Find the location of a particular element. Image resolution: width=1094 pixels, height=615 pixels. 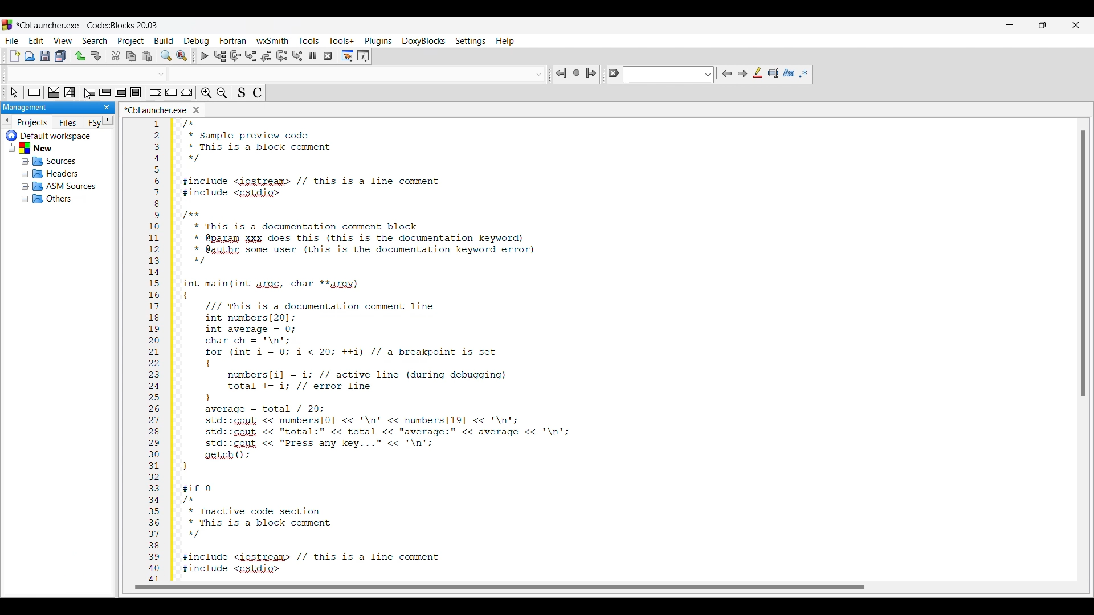

Build menu is located at coordinates (164, 40).